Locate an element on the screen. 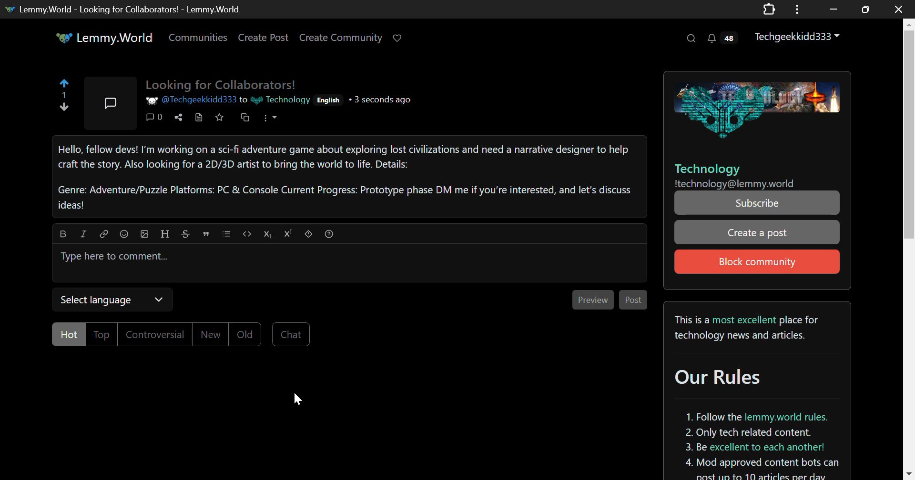  Minimize Window is located at coordinates (864, 9).